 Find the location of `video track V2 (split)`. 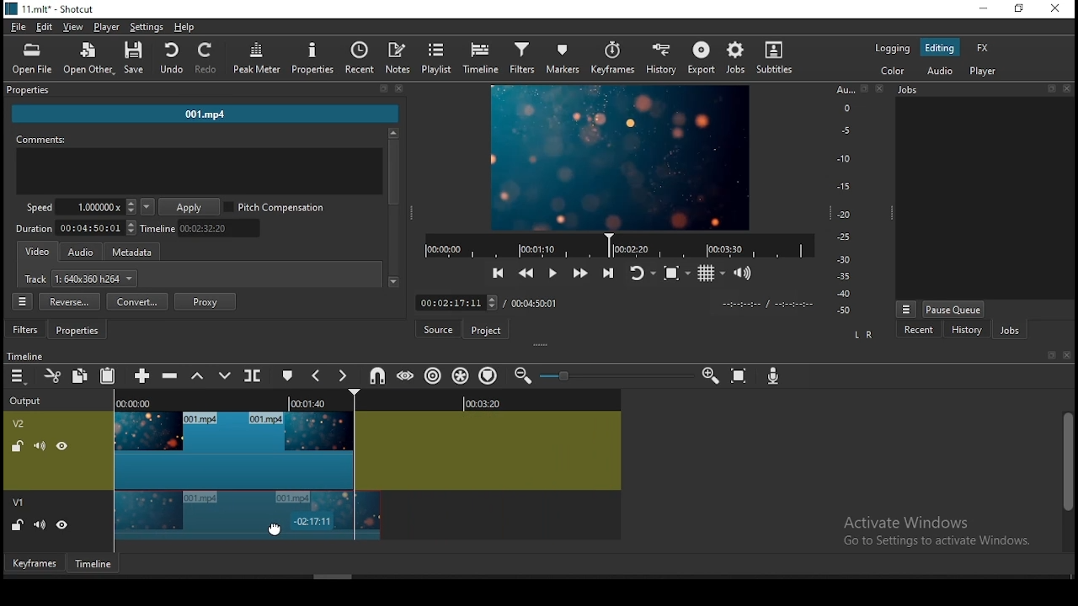

video track V2 (split) is located at coordinates (246, 516).